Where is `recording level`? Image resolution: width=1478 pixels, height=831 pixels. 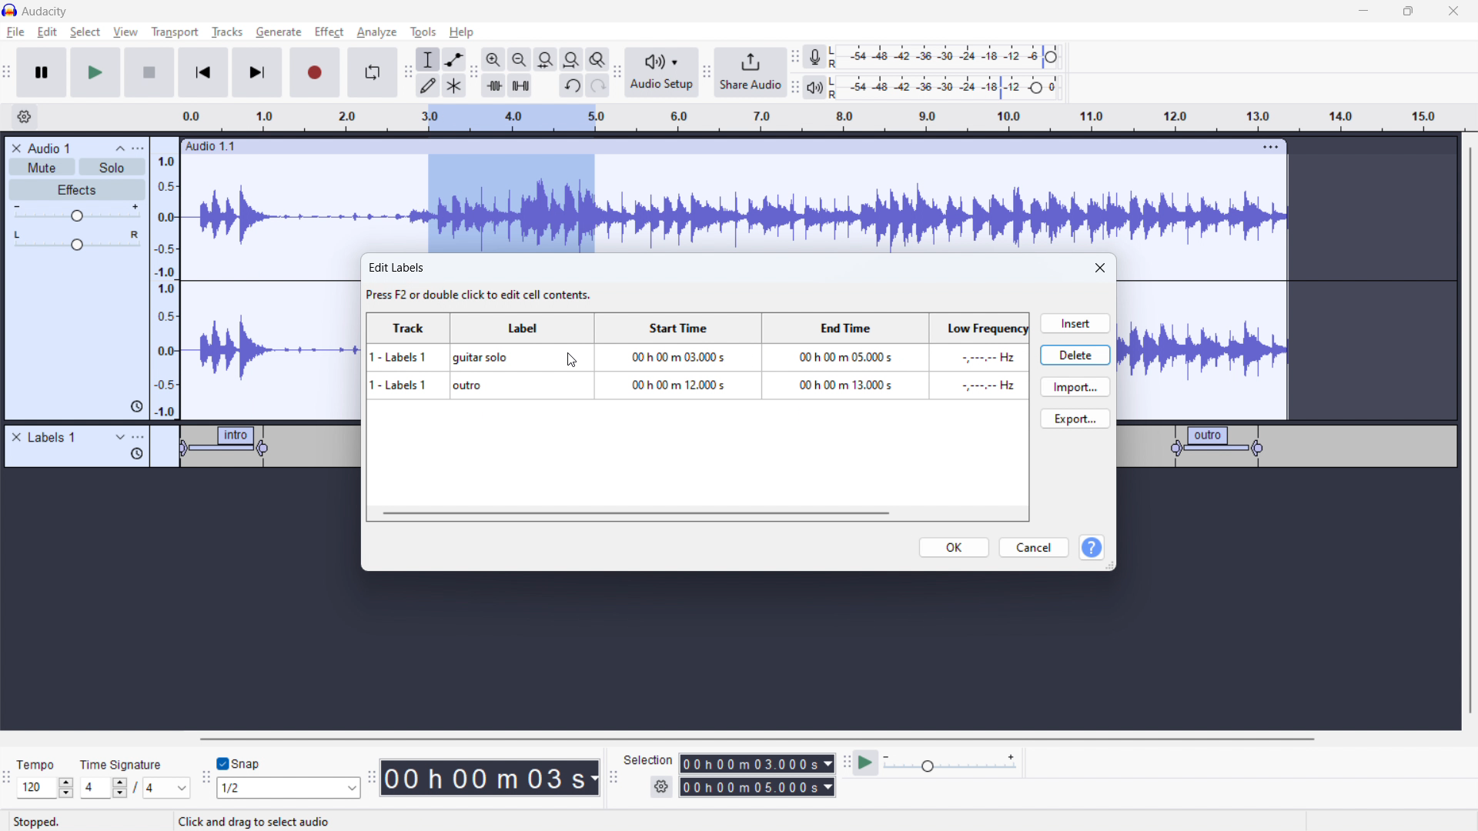
recording level is located at coordinates (955, 57).